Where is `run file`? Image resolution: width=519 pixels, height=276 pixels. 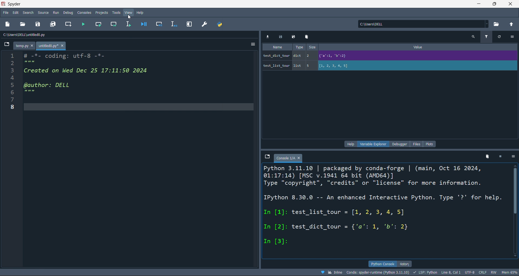 run file is located at coordinates (84, 24).